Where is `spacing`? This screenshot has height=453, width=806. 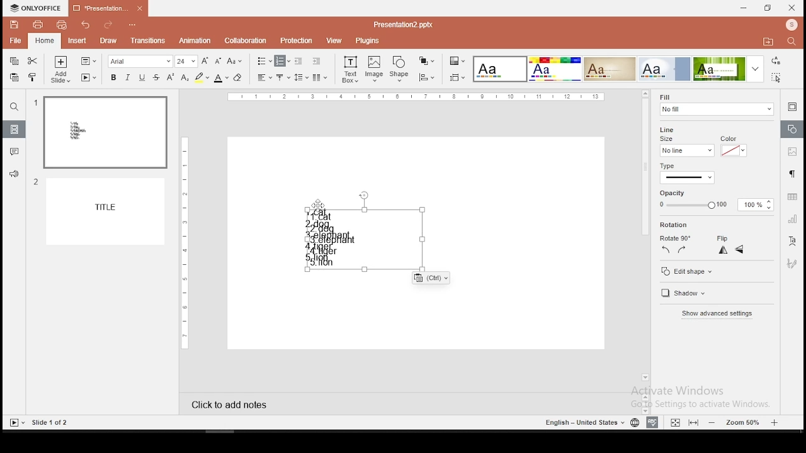
spacing is located at coordinates (302, 77).